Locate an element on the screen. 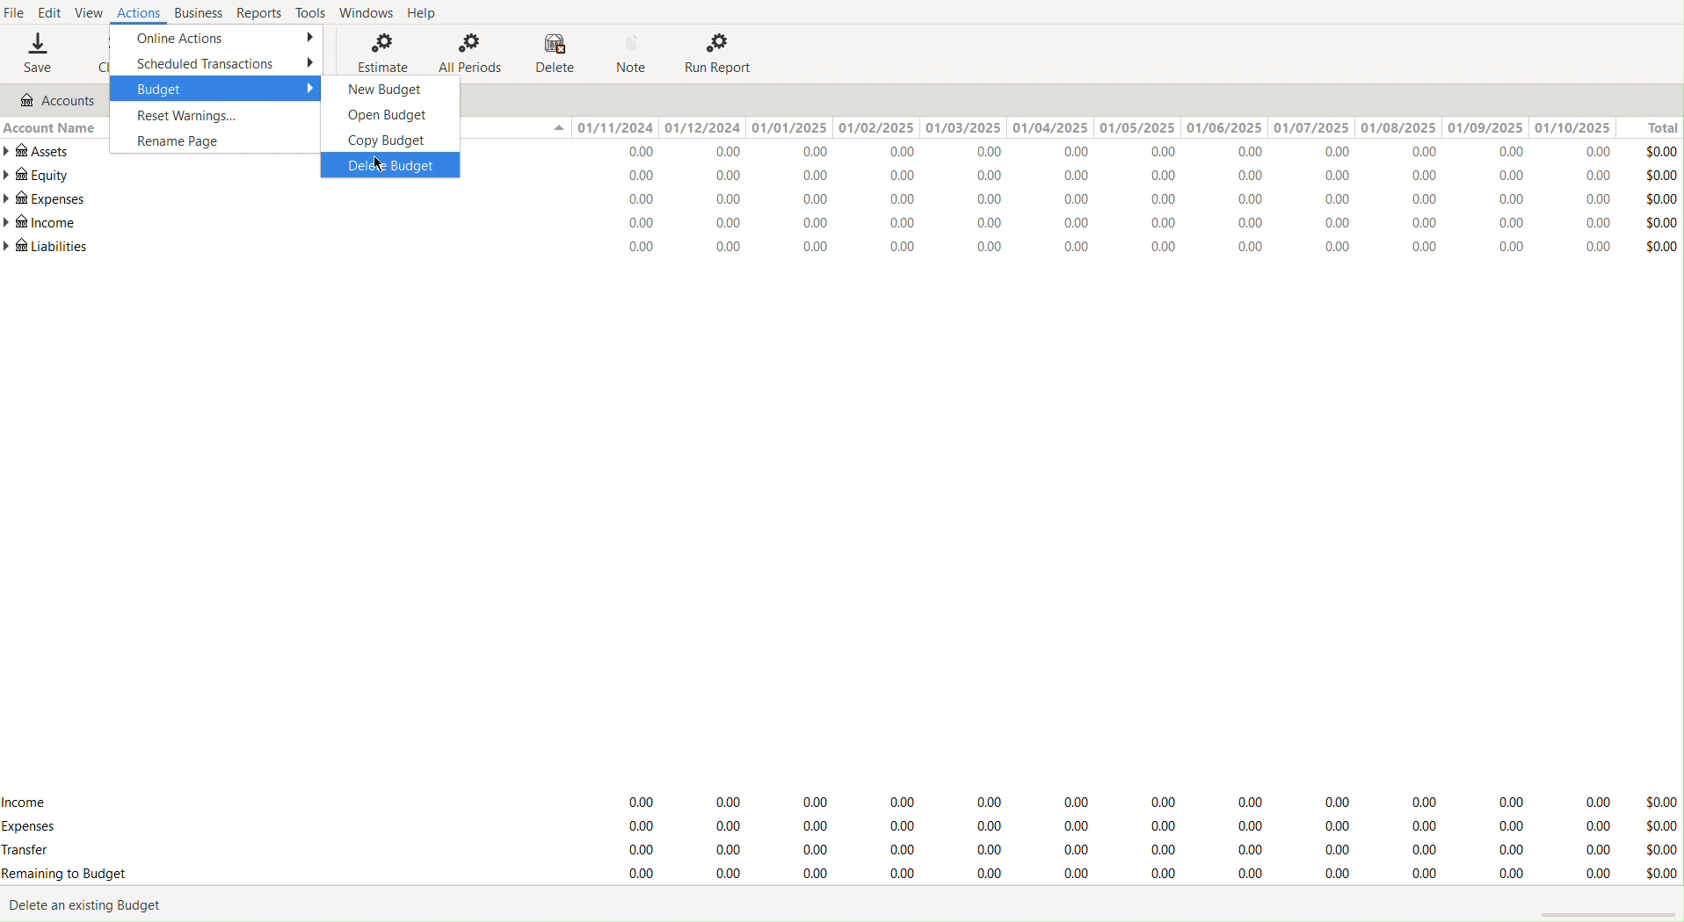 The height and width of the screenshot is (922, 1684). Assets Values is located at coordinates (1117, 153).